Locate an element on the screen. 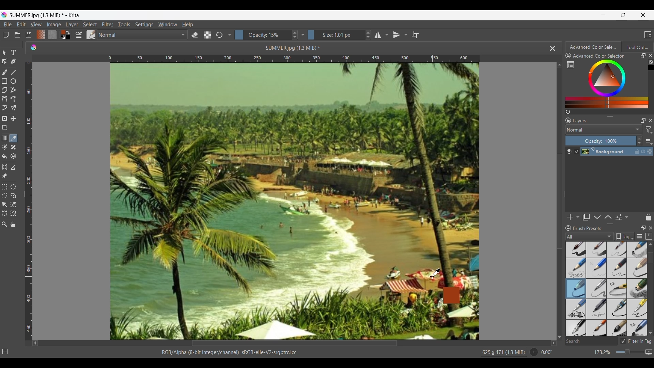  Color range is located at coordinates (611, 84).